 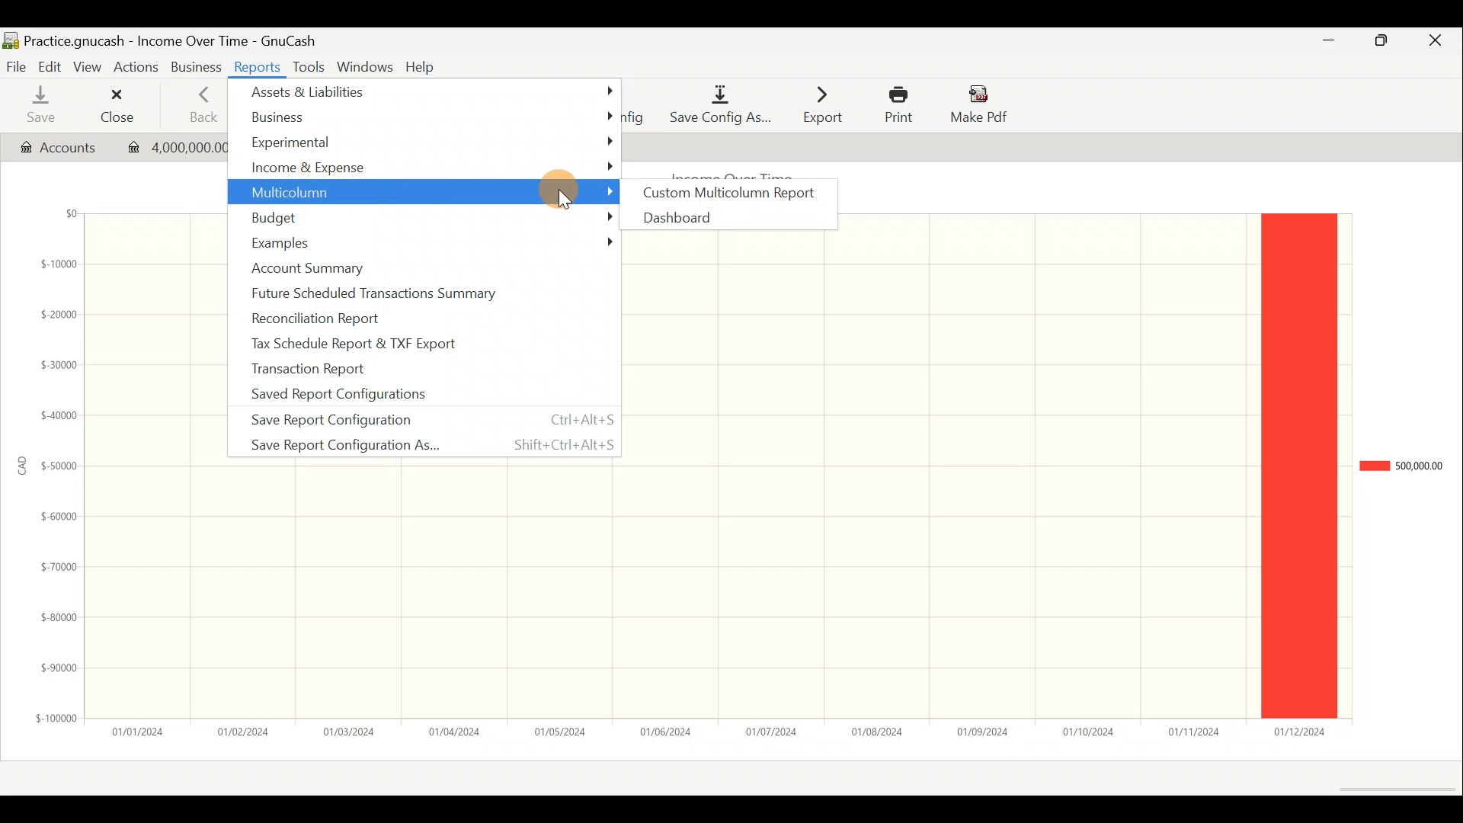 What do you see at coordinates (427, 168) in the screenshot?
I see `Income & expense` at bounding box center [427, 168].